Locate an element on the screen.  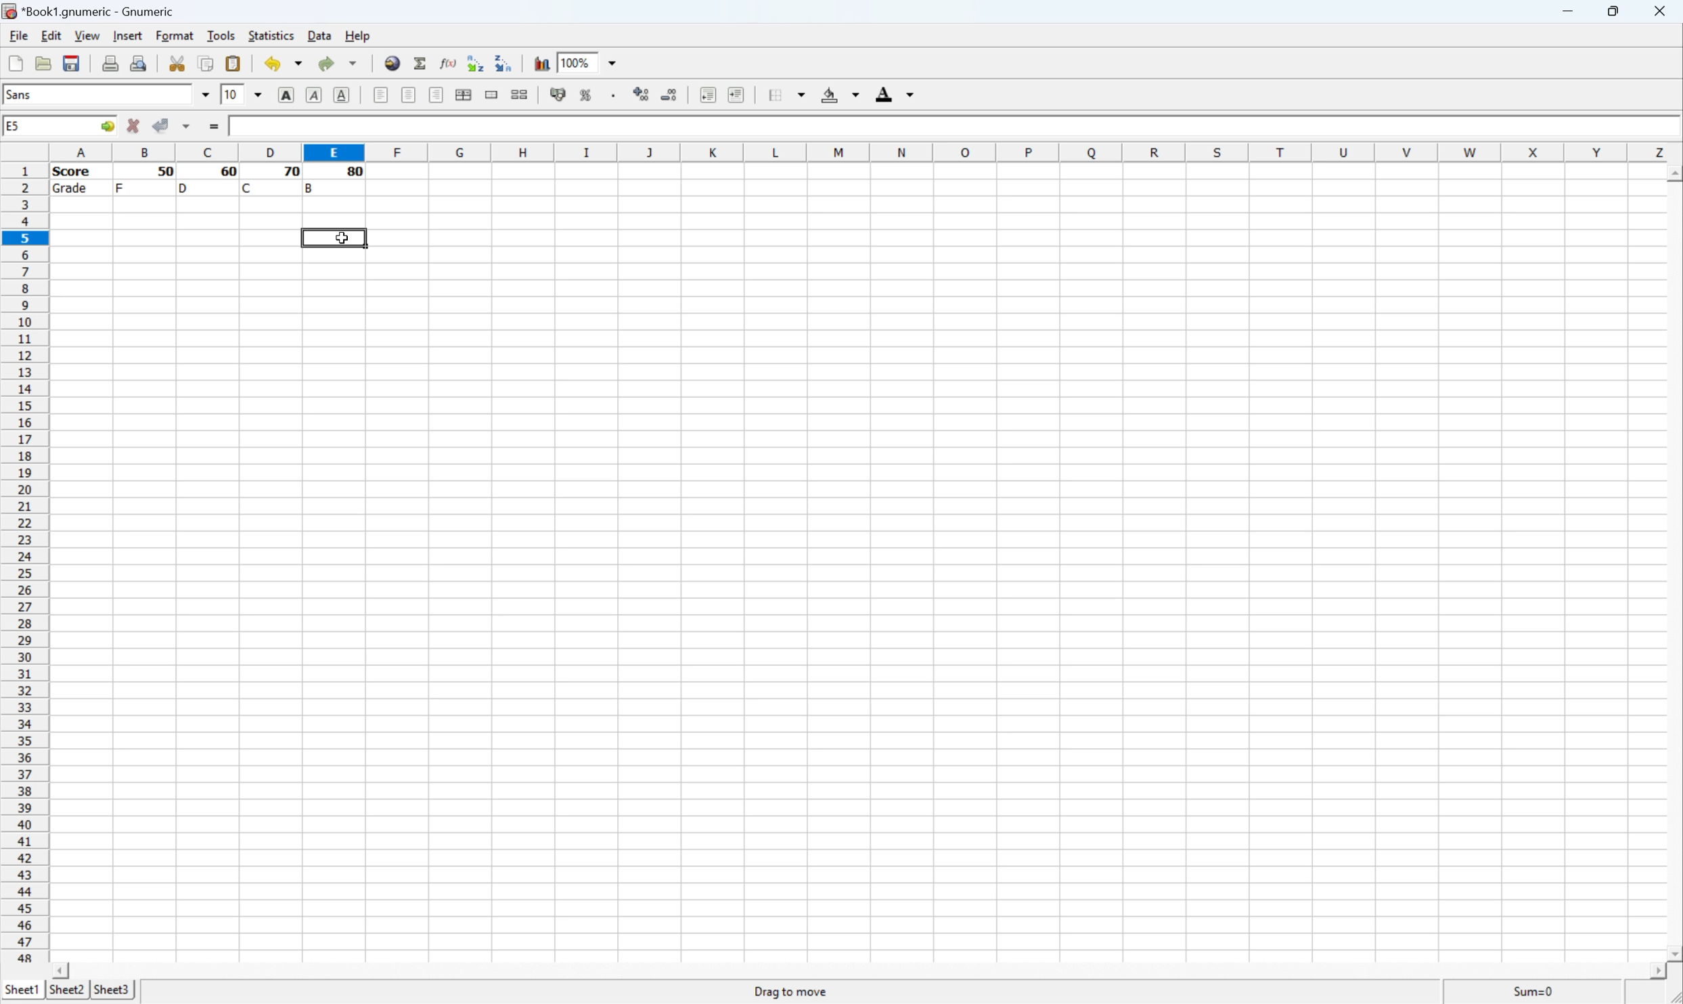
Align Left is located at coordinates (378, 95).